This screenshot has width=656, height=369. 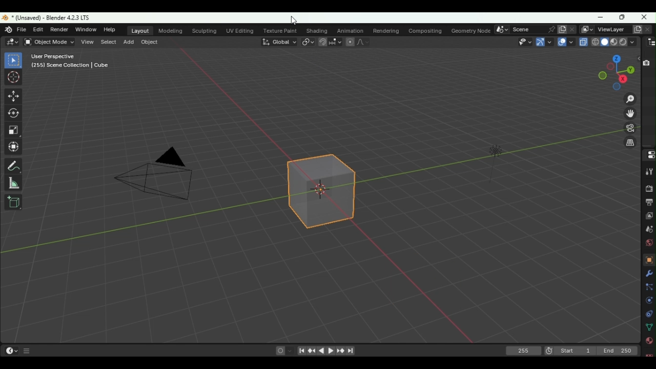 What do you see at coordinates (58, 29) in the screenshot?
I see `Render` at bounding box center [58, 29].